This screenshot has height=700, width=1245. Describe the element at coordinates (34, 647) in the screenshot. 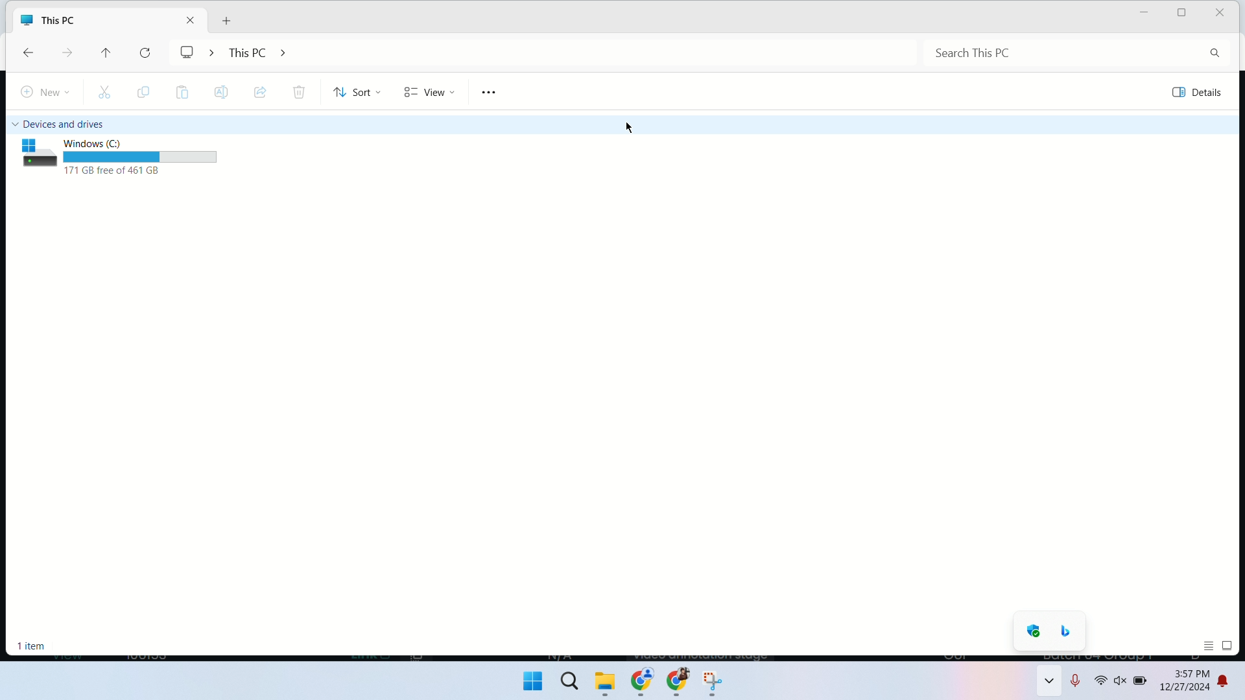

I see `selected item count` at that location.